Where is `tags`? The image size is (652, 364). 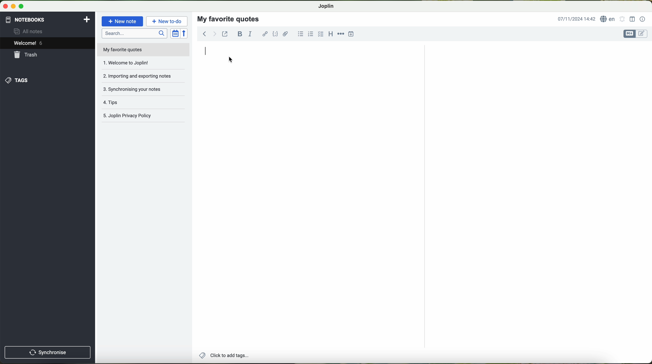 tags is located at coordinates (47, 80).